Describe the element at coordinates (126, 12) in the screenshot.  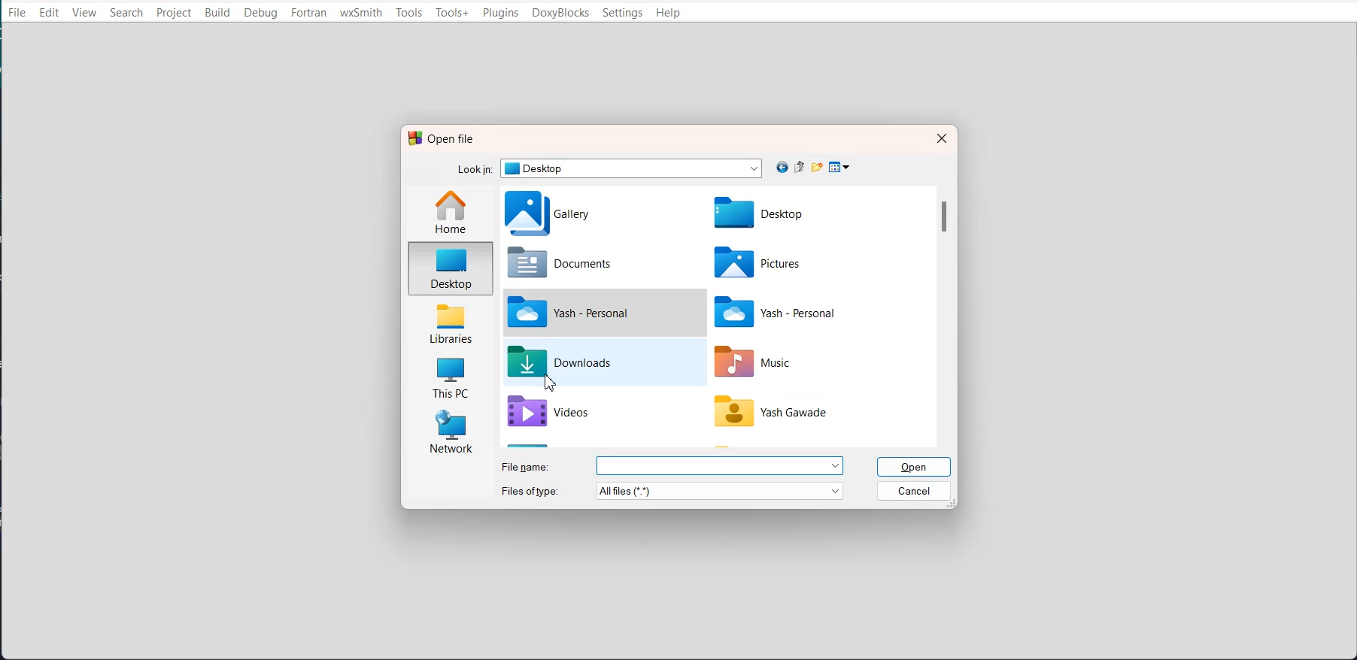
I see `Search` at that location.